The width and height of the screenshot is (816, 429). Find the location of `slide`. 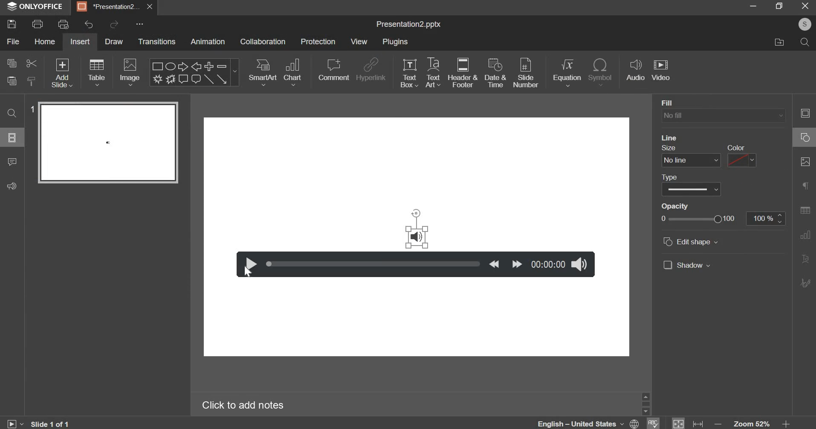

slide is located at coordinates (12, 138).